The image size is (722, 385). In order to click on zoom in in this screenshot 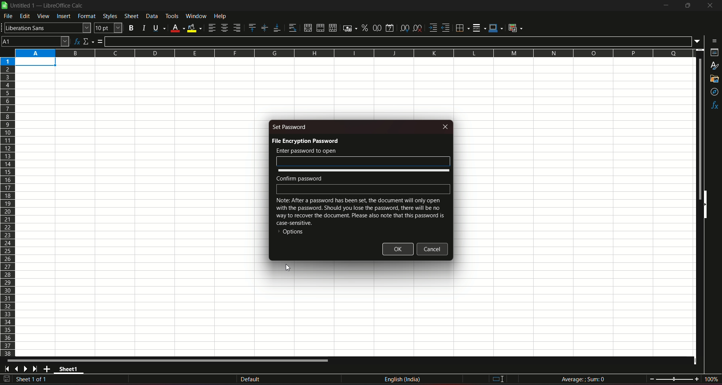, I will do `click(696, 379)`.